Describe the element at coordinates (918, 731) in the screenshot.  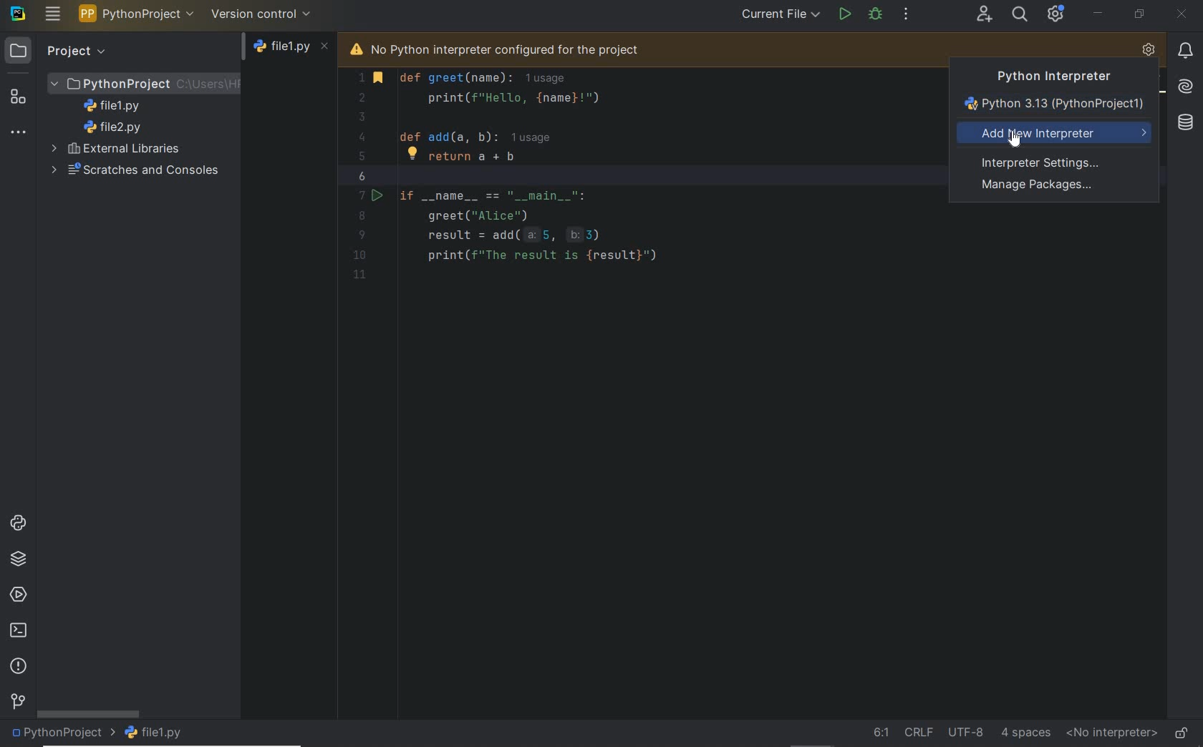
I see `line separator` at that location.